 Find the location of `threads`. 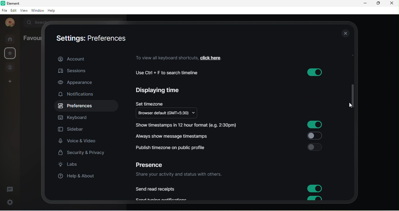

threads is located at coordinates (12, 188).